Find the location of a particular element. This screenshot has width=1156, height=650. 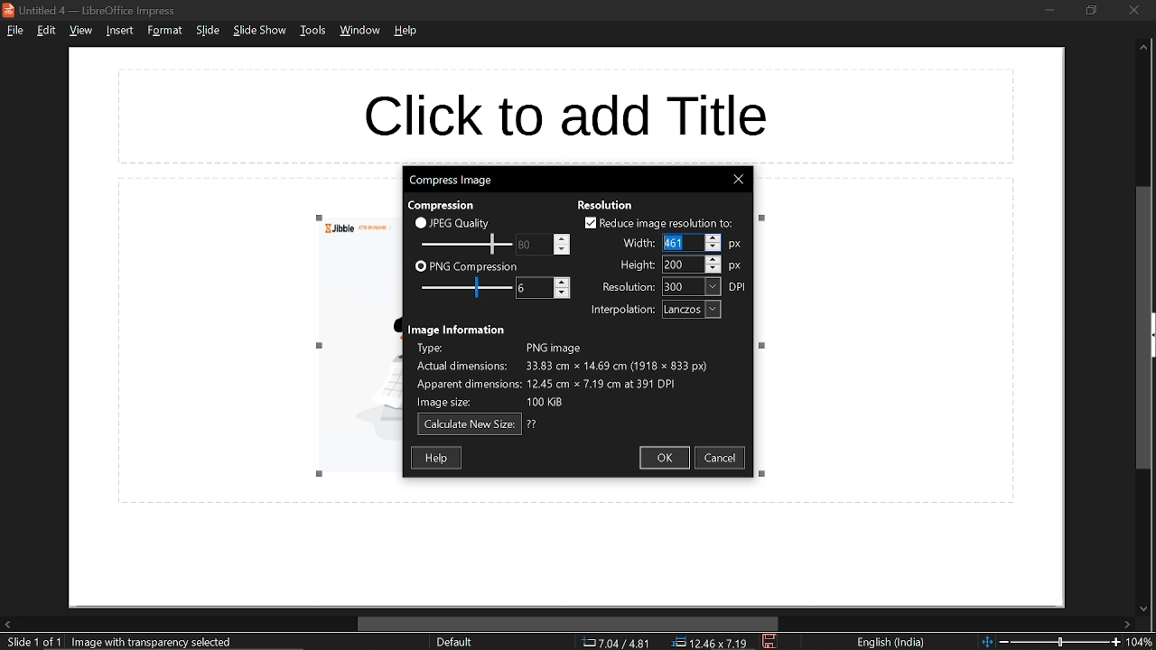

slide show is located at coordinates (260, 32).